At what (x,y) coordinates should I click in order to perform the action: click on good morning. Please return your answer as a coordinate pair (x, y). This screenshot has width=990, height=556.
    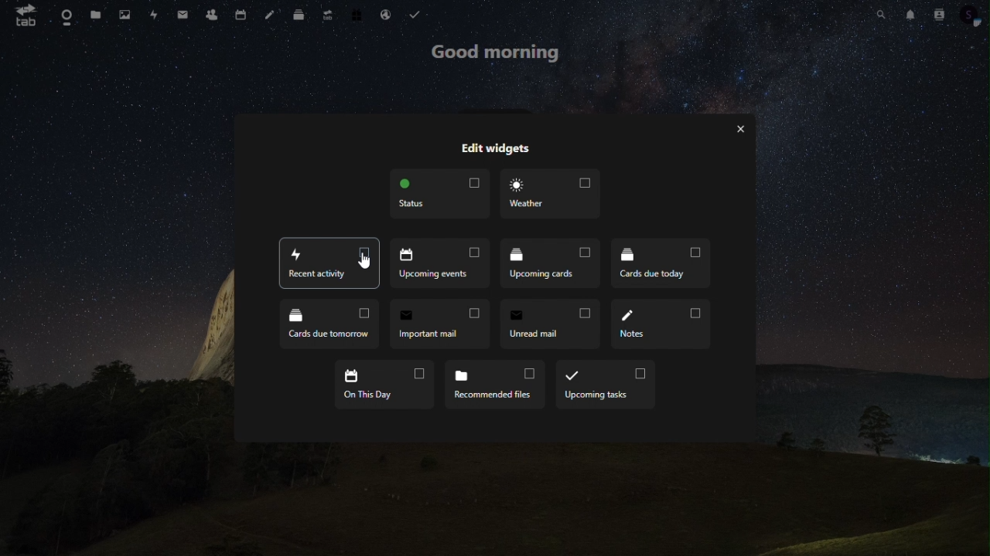
    Looking at the image, I should click on (498, 52).